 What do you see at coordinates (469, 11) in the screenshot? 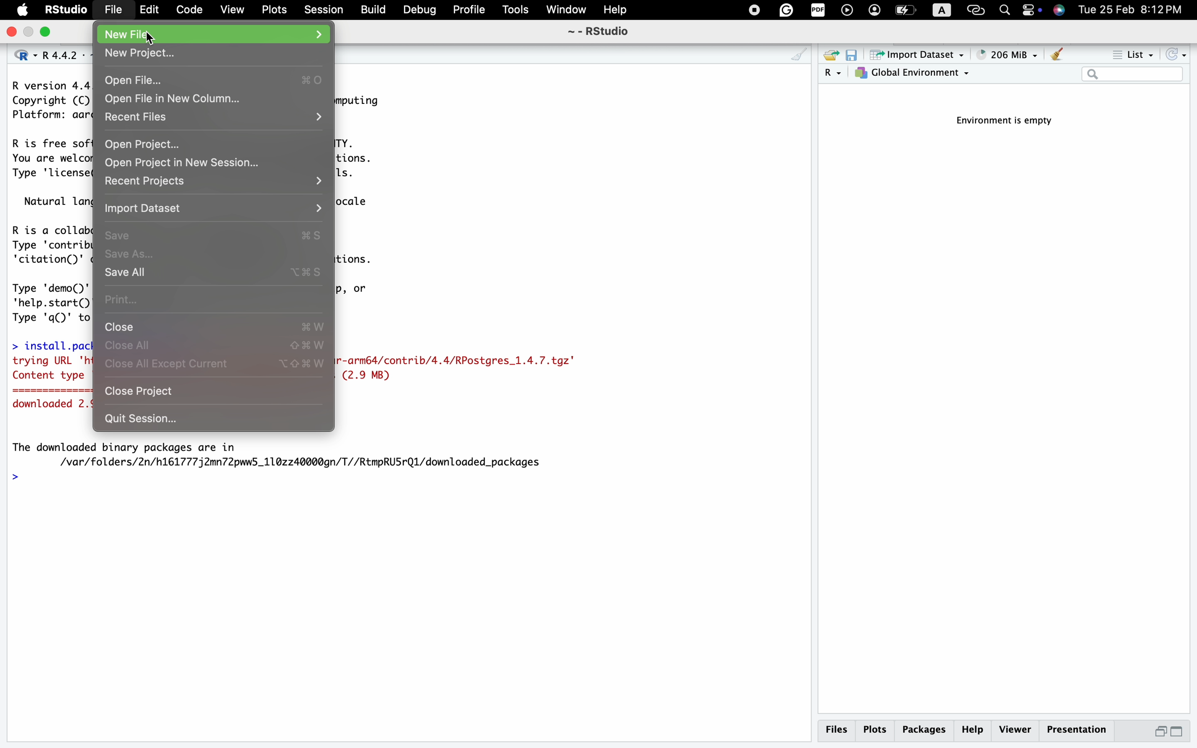
I see `profile` at bounding box center [469, 11].